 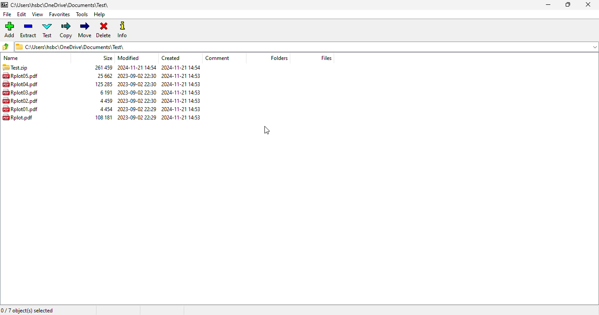 I want to click on created date and time, so click(x=180, y=109).